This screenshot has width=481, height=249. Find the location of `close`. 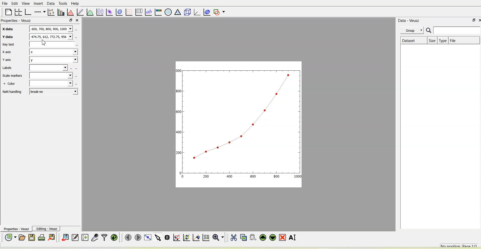

close is located at coordinates (478, 20).